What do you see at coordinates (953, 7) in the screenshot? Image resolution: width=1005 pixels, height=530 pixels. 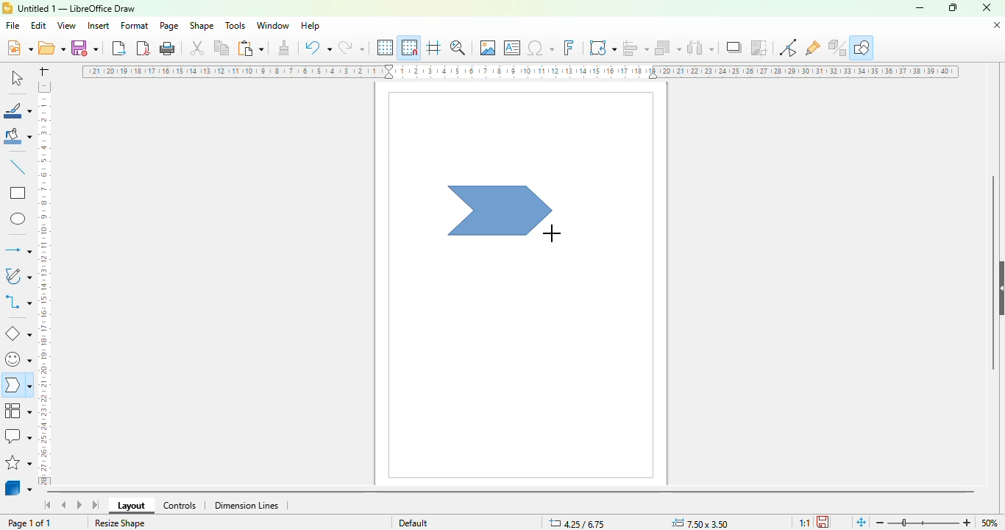 I see `maximize` at bounding box center [953, 7].